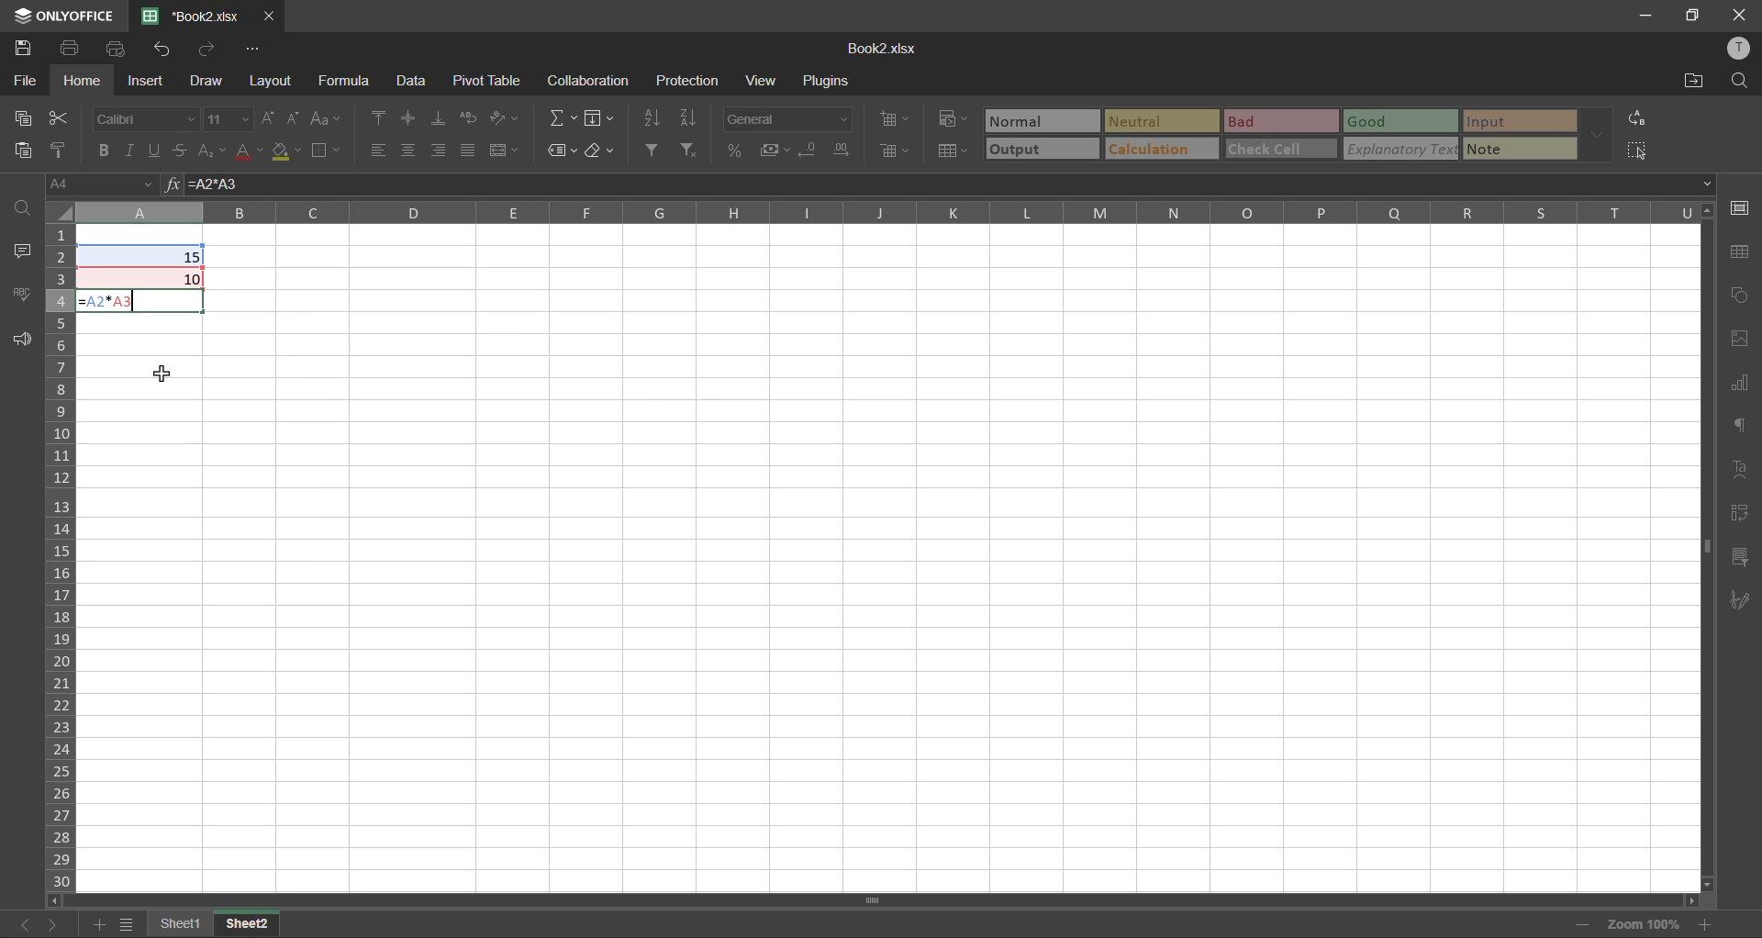 This screenshot has height=938, width=1762. I want to click on layout, so click(270, 83).